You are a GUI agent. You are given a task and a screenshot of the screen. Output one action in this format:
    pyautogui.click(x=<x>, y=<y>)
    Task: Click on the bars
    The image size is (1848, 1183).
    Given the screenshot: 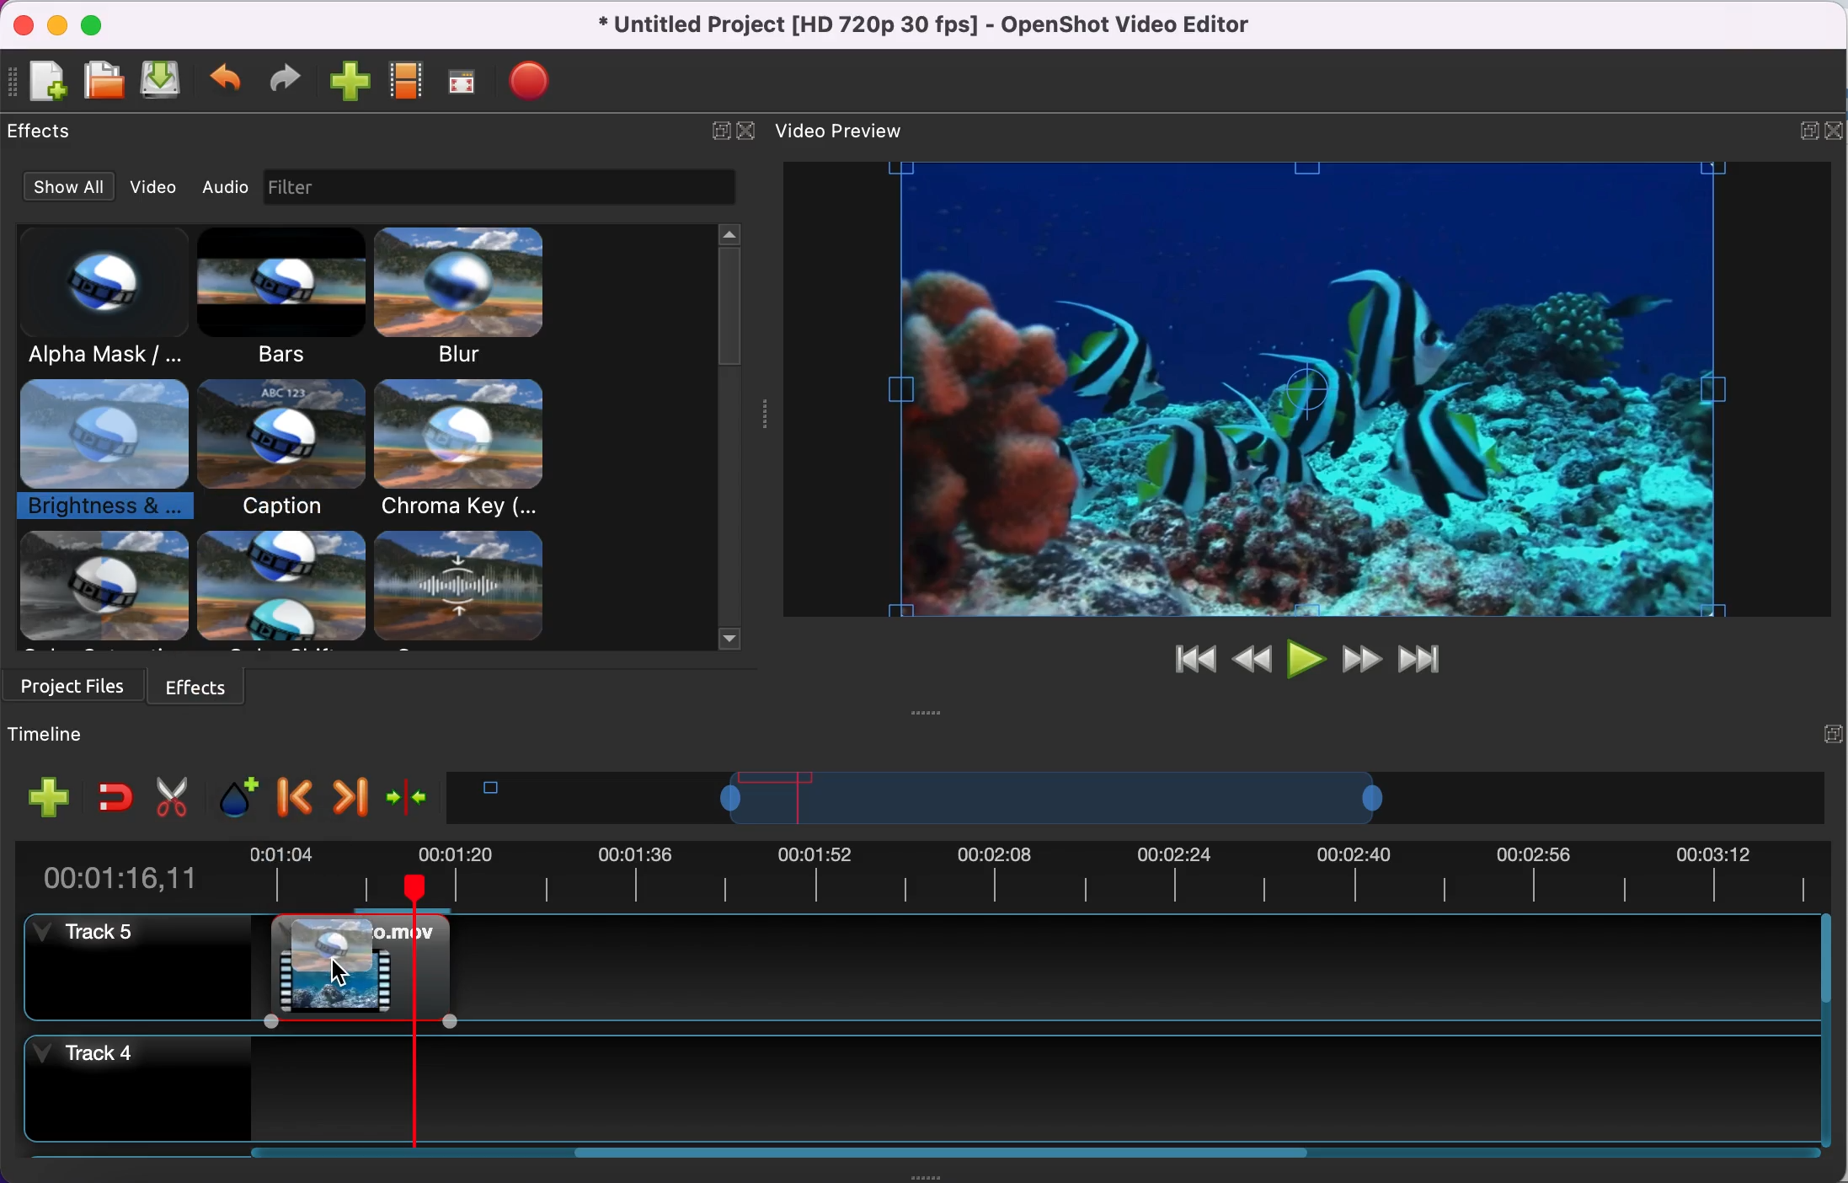 What is the action you would take?
    pyautogui.click(x=286, y=301)
    